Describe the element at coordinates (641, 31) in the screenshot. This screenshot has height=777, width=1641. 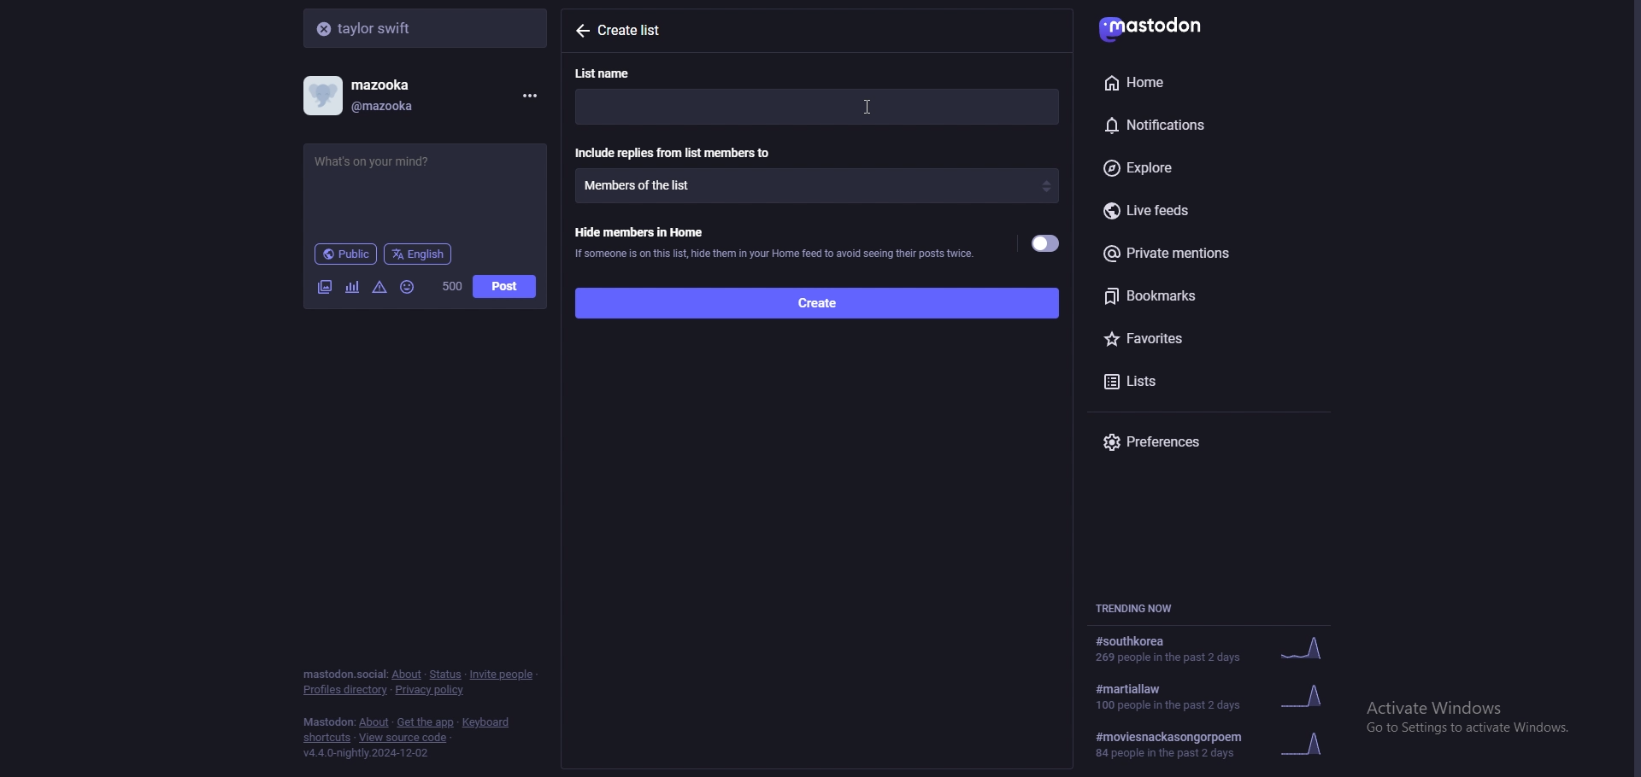
I see `create list` at that location.